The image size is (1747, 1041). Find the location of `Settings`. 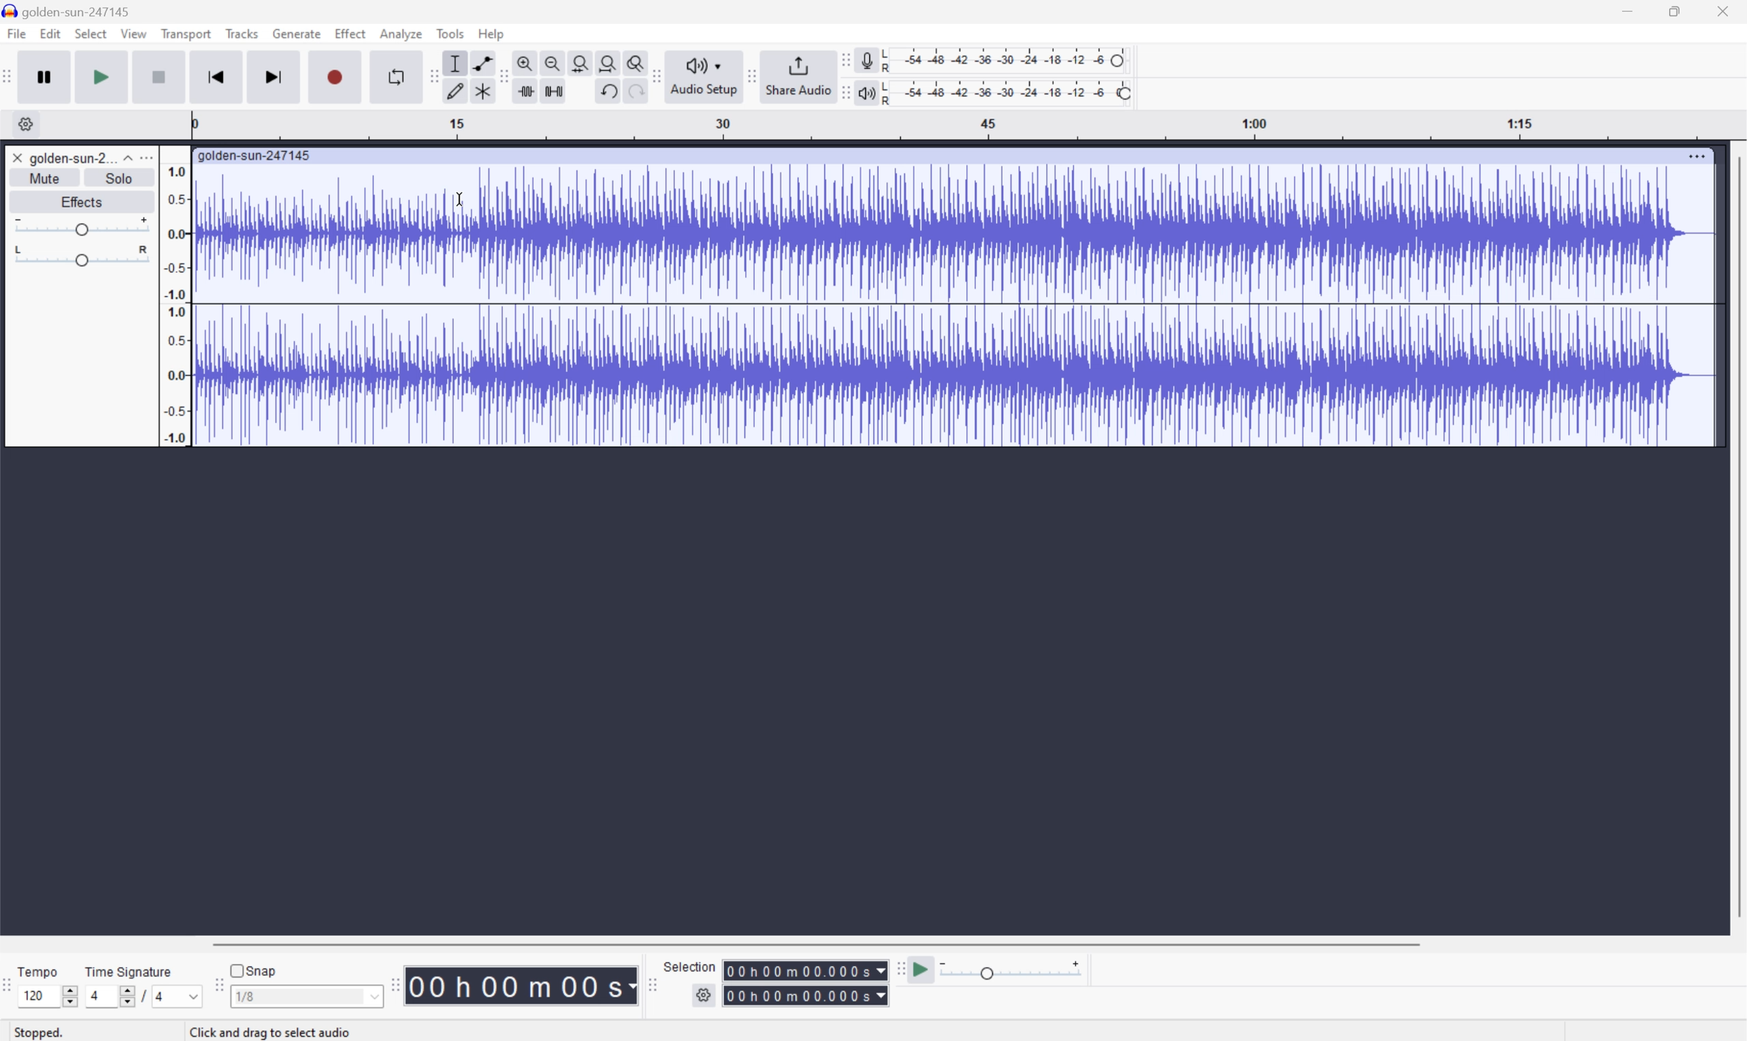

Settings is located at coordinates (706, 995).